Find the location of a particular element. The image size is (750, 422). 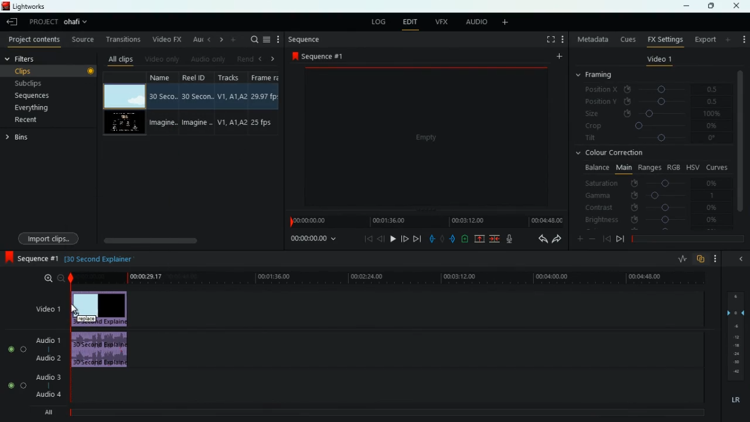

lightworks is located at coordinates (37, 8).